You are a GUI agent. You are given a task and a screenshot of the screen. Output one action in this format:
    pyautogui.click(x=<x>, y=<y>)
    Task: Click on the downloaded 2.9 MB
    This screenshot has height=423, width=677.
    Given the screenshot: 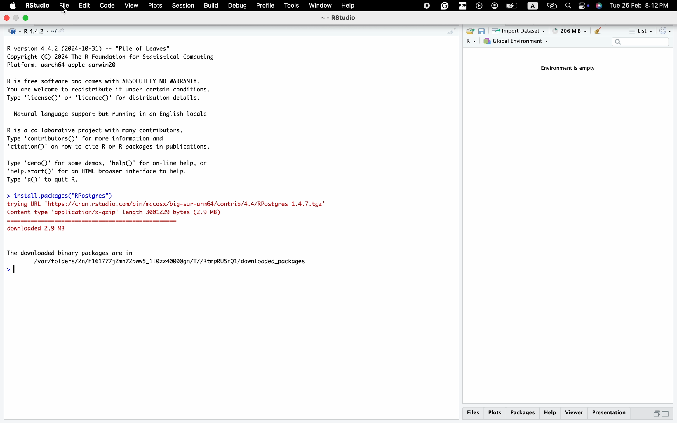 What is the action you would take?
    pyautogui.click(x=37, y=229)
    